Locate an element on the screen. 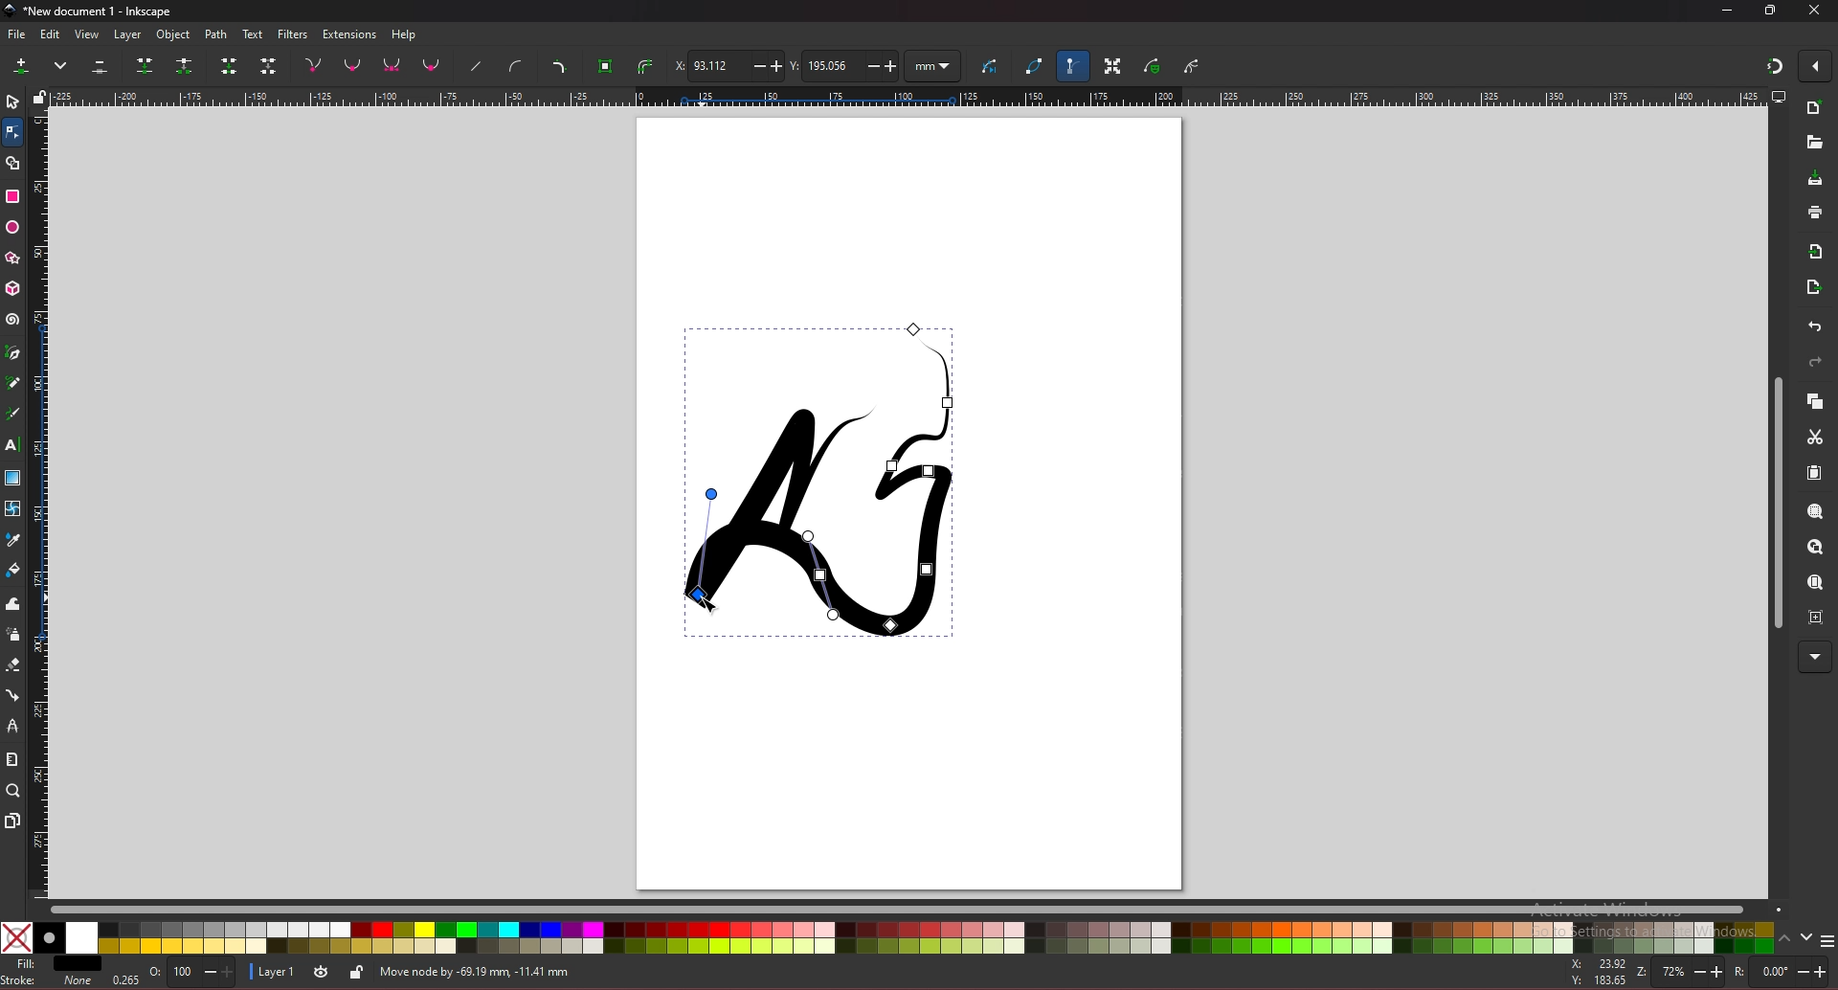 This screenshot has width=1838, height=990. units is located at coordinates (933, 67).